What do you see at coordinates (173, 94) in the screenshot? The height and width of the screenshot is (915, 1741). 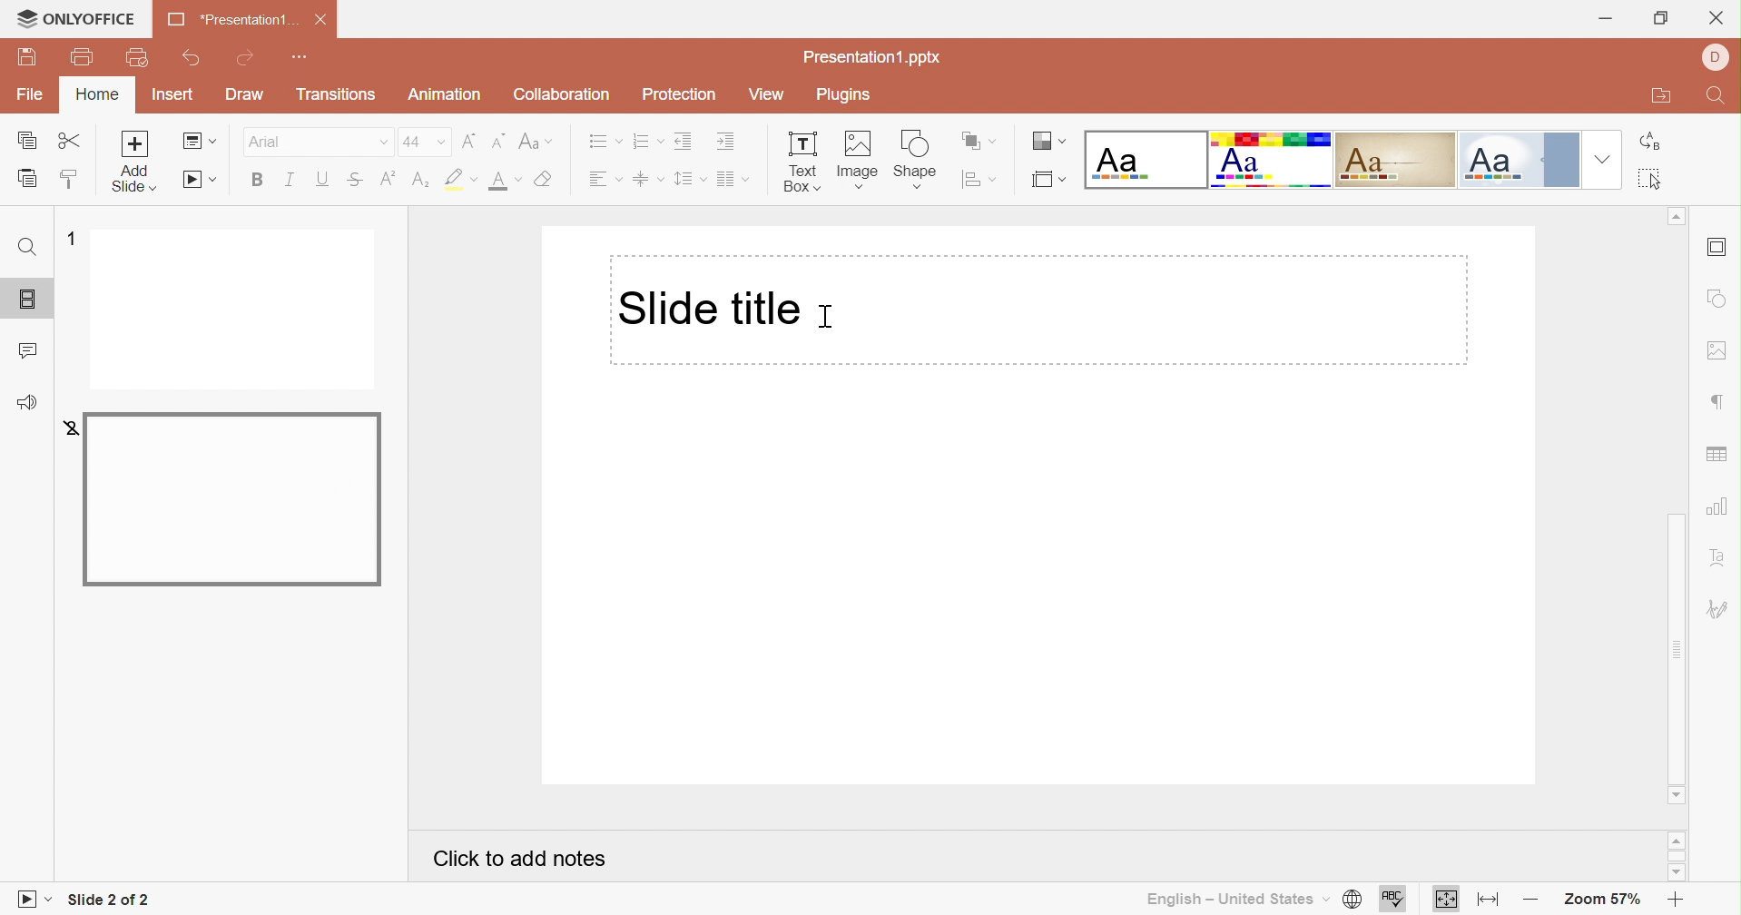 I see `Insert` at bounding box center [173, 94].